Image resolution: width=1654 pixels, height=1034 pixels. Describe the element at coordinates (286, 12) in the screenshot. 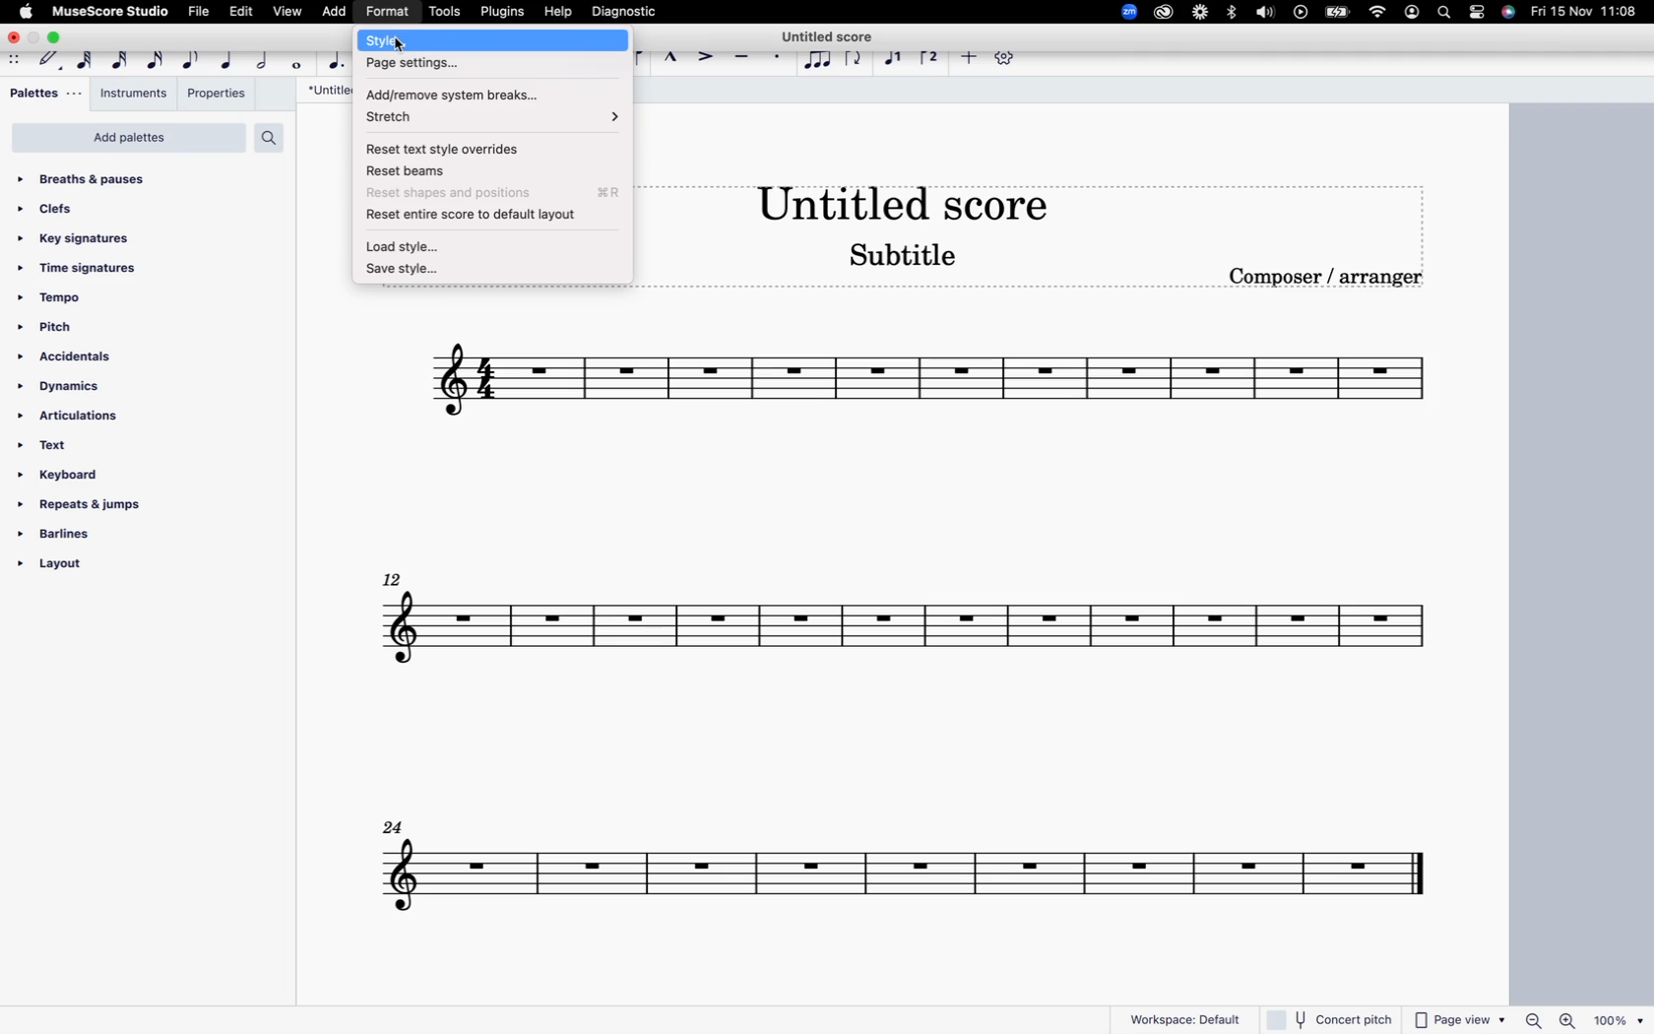

I see `view` at that location.